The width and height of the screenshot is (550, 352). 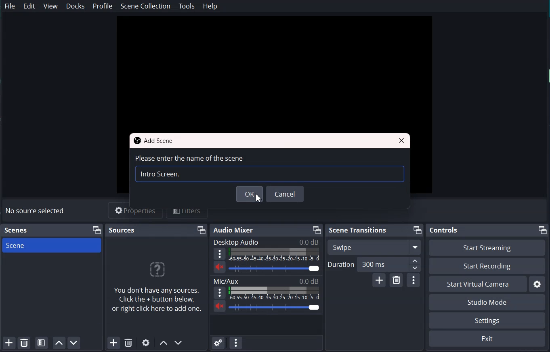 I want to click on Text, so click(x=36, y=211).